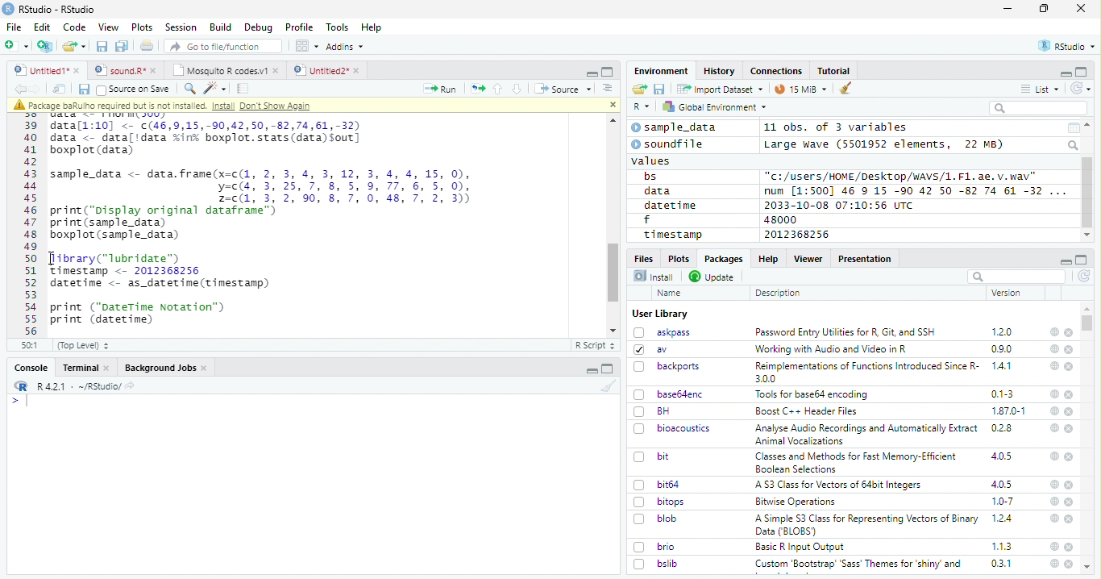 The image size is (1101, 579). What do you see at coordinates (46, 71) in the screenshot?
I see `Untitled1*` at bounding box center [46, 71].